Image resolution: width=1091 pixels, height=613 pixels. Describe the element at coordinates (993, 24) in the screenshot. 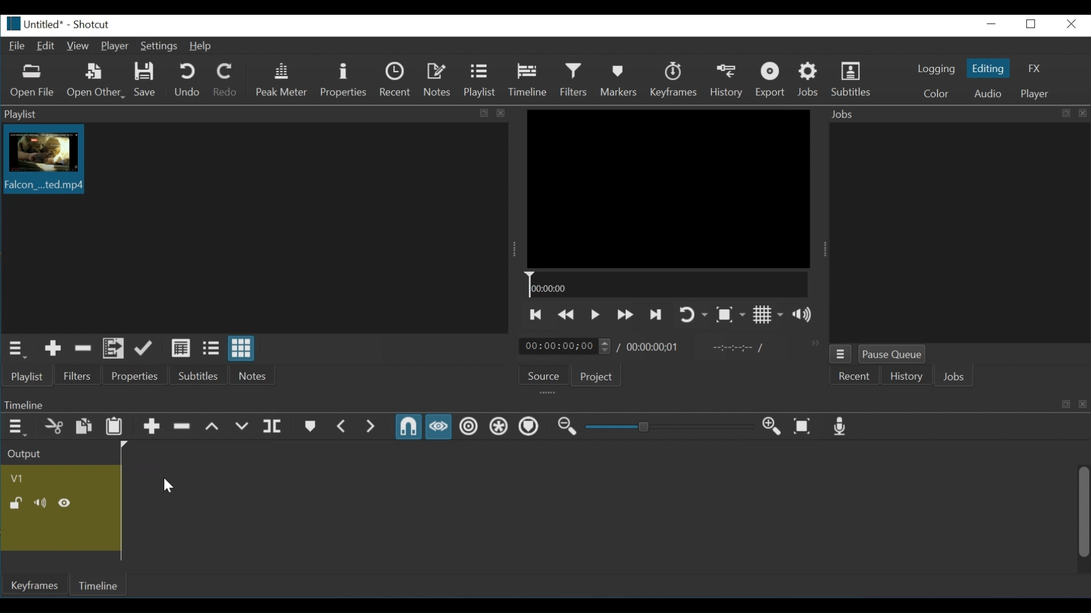

I see `Minimize` at that location.